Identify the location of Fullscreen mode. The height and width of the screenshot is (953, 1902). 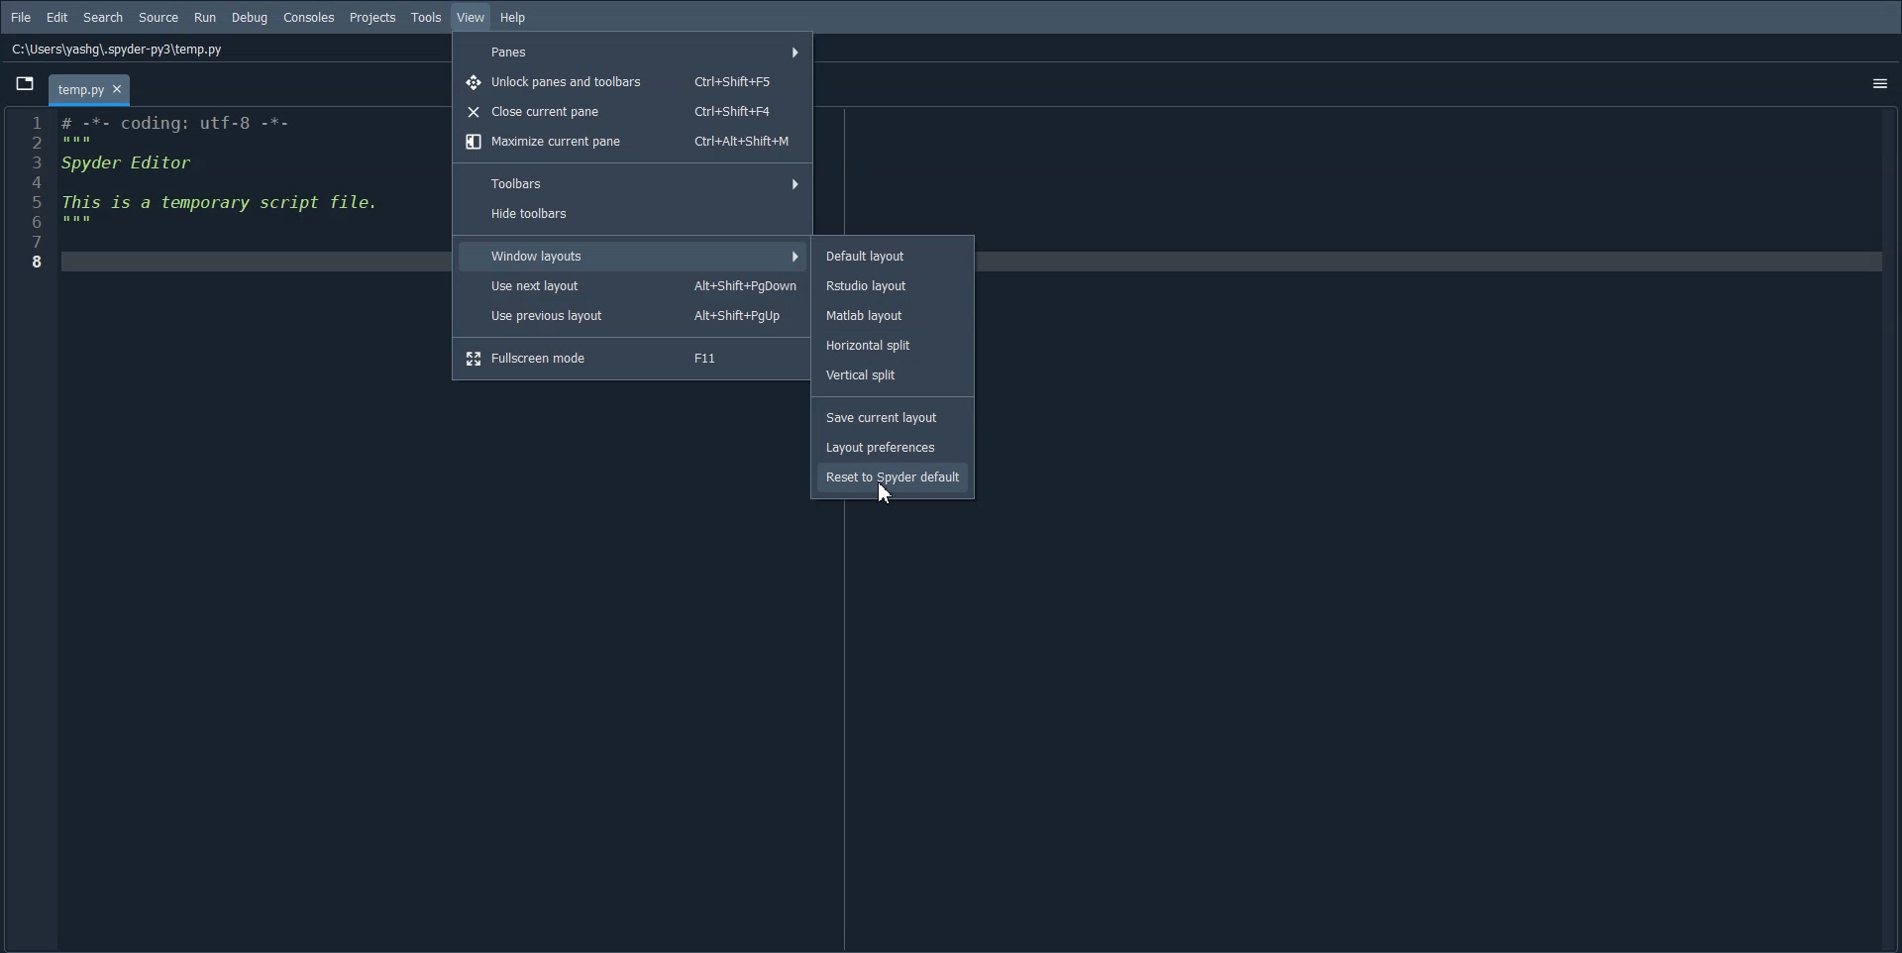
(632, 357).